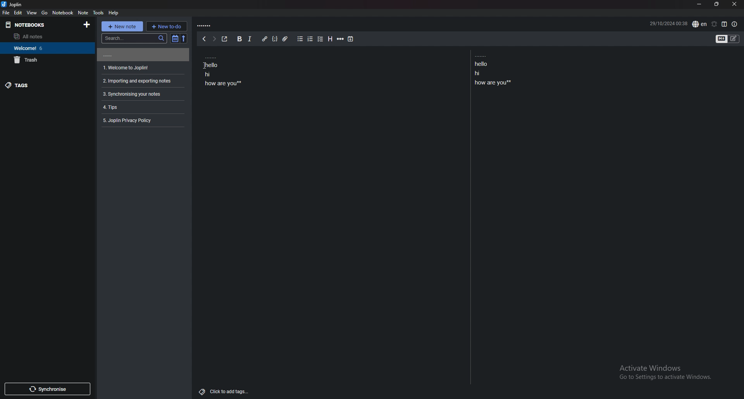 This screenshot has width=744, height=399. Describe the element at coordinates (175, 39) in the screenshot. I see `toggle sort order field` at that location.